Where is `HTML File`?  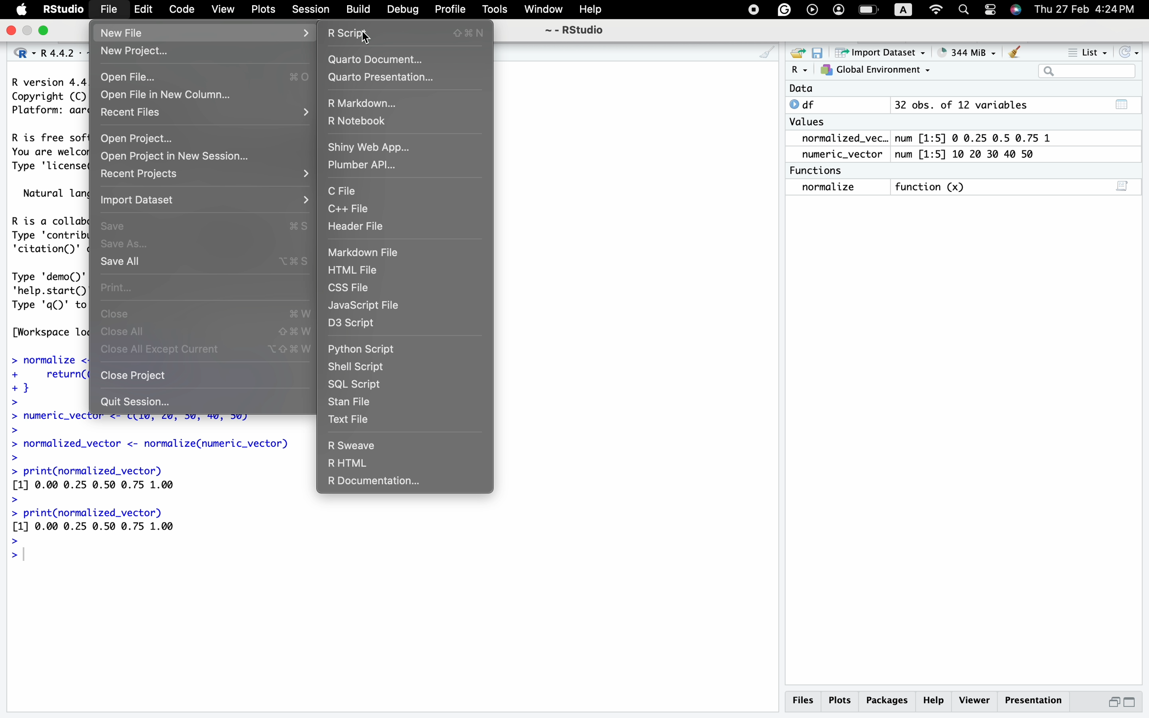
HTML File is located at coordinates (353, 271).